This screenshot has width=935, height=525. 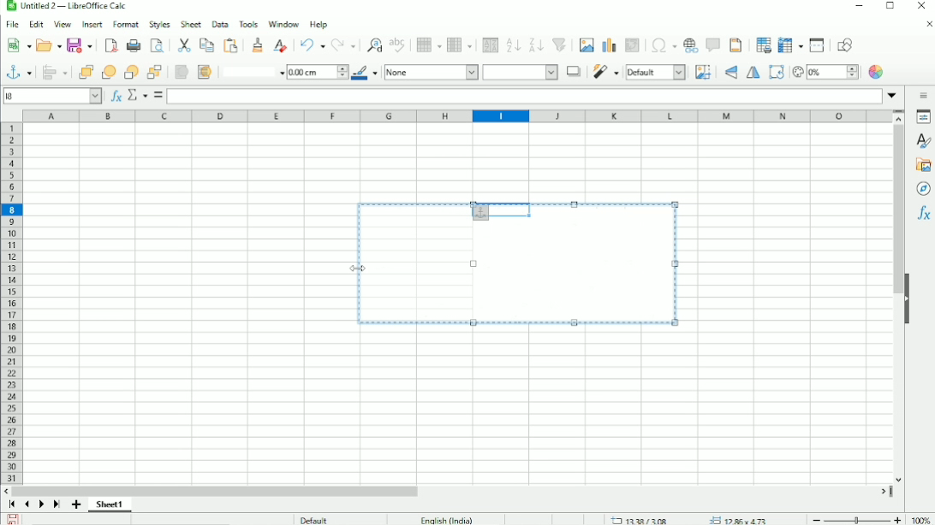 What do you see at coordinates (895, 95) in the screenshot?
I see `Expand formula bar` at bounding box center [895, 95].